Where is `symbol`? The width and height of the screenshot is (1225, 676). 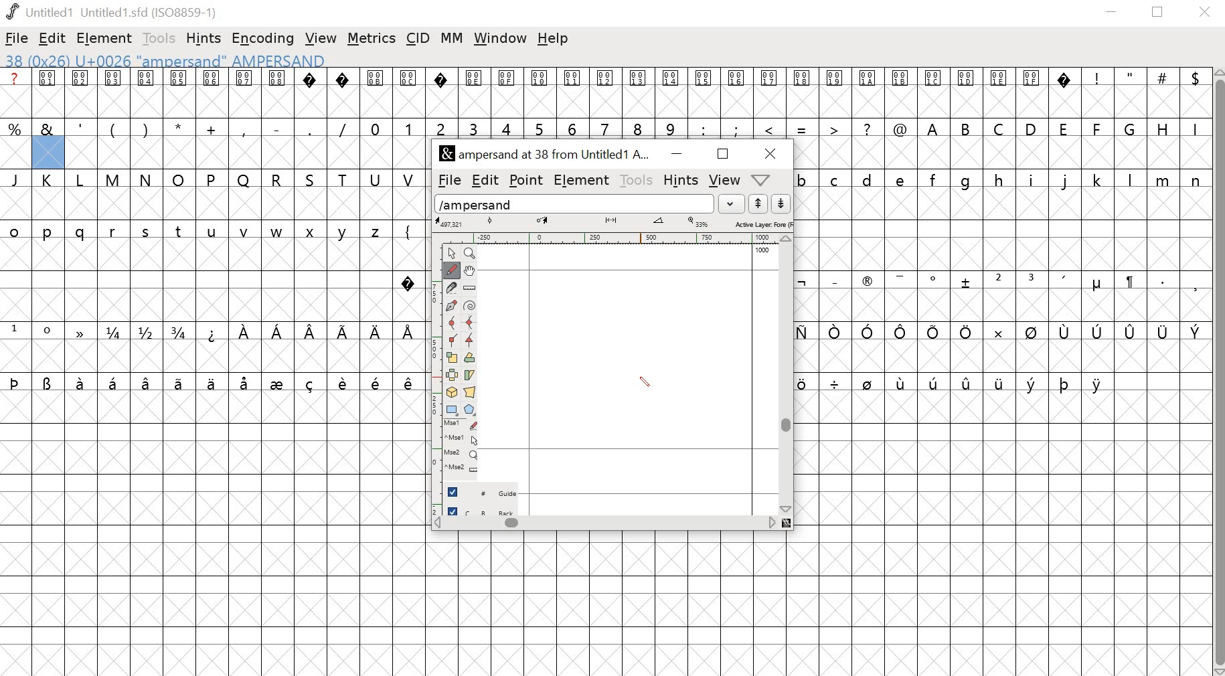
symbol is located at coordinates (904, 332).